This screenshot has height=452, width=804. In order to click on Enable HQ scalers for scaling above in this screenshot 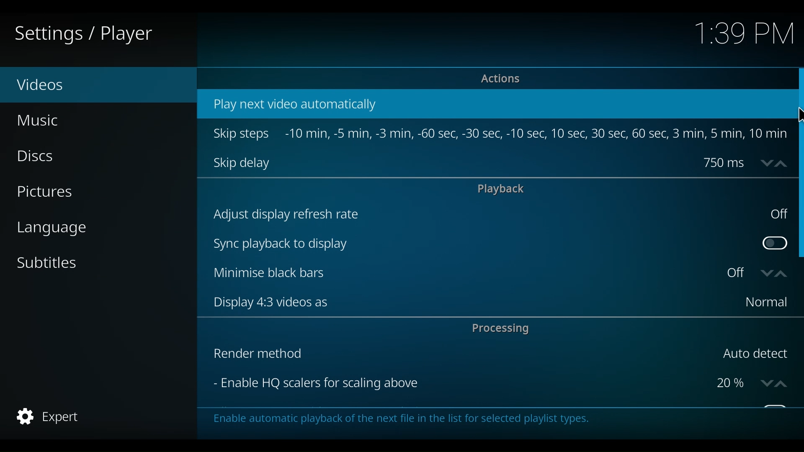, I will do `click(459, 384)`.